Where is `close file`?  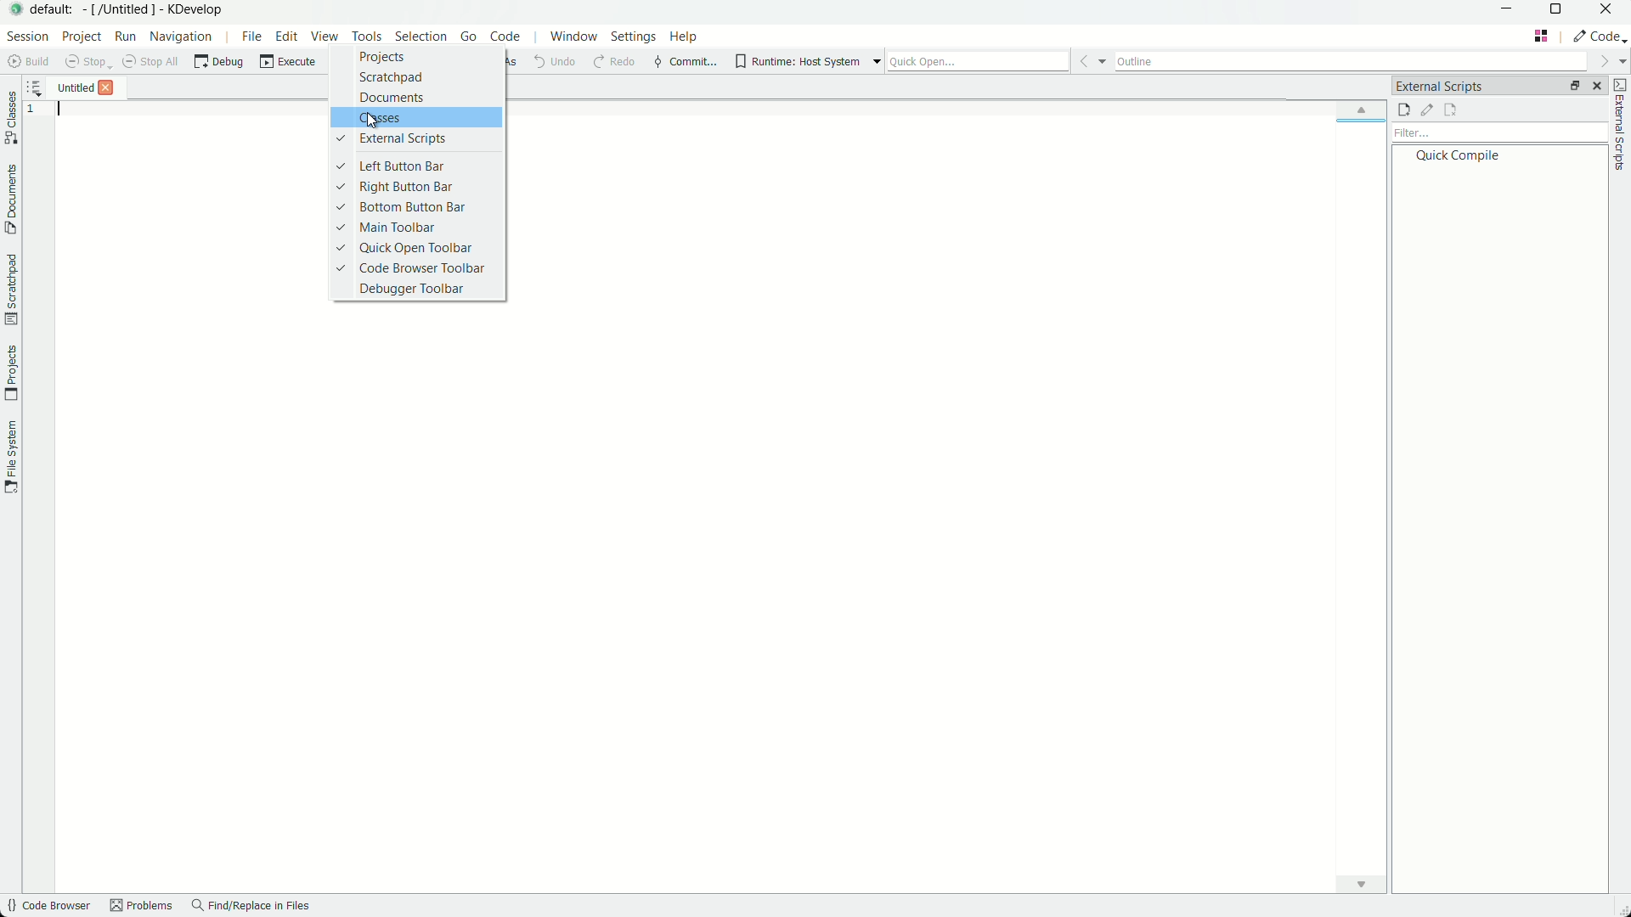 close file is located at coordinates (109, 87).